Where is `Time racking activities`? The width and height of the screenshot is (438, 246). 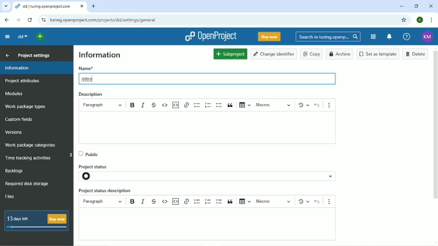 Time racking activities is located at coordinates (29, 158).